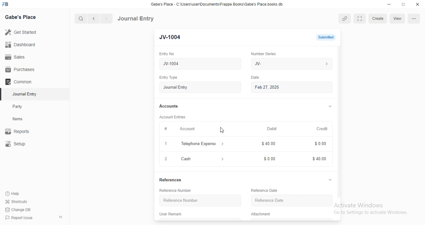 This screenshot has height=225, width=425. What do you see at coordinates (6, 4) in the screenshot?
I see `FB` at bounding box center [6, 4].